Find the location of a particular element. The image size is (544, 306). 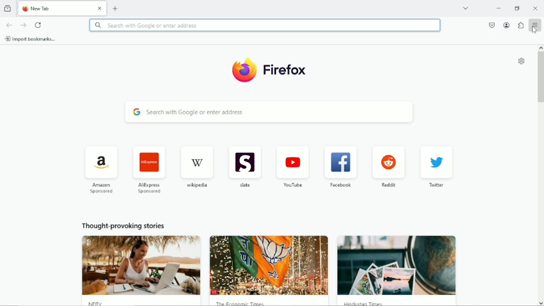

icon is located at coordinates (436, 162).